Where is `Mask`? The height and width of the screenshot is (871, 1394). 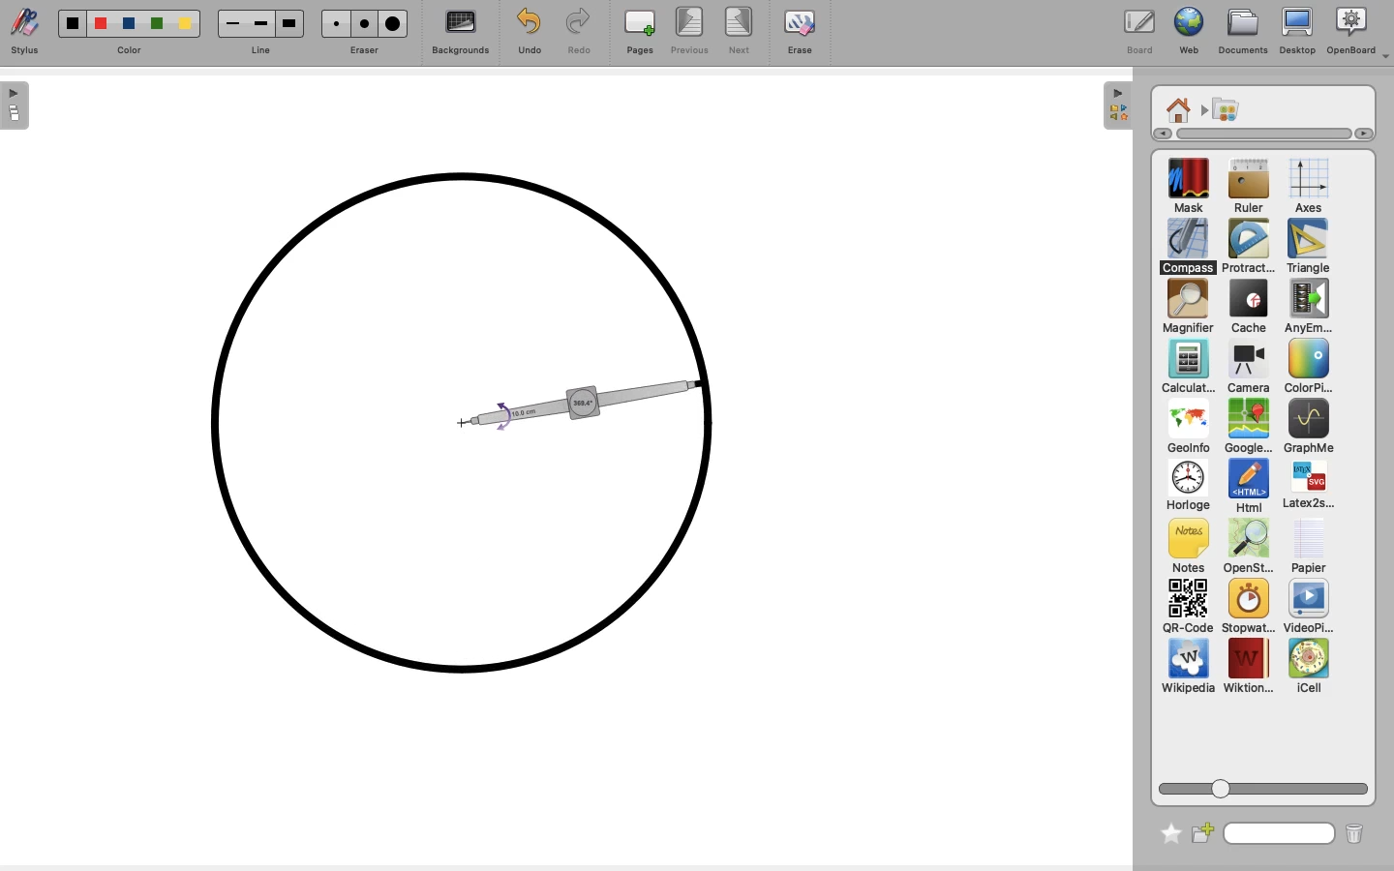 Mask is located at coordinates (1189, 188).